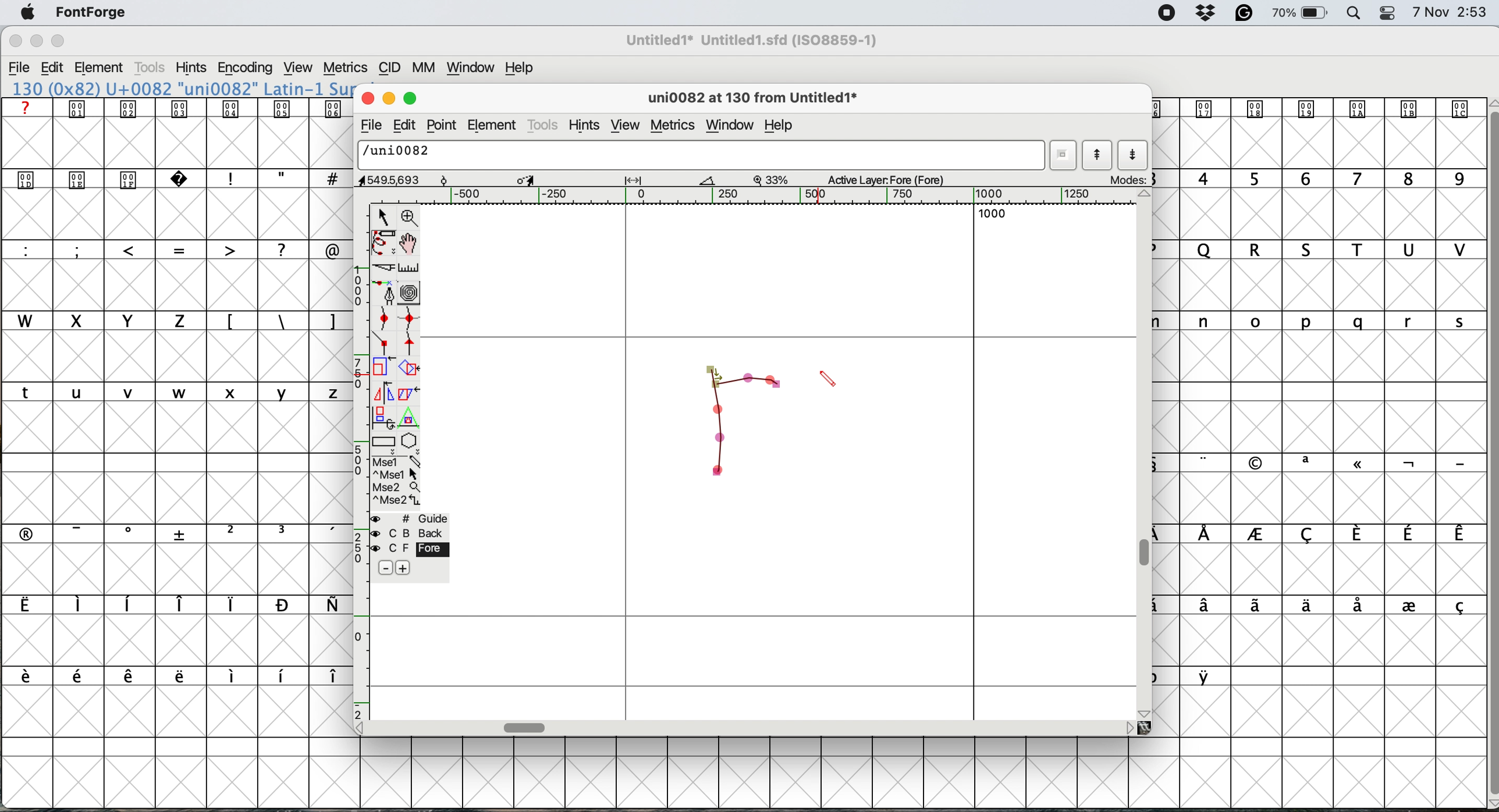 Image resolution: width=1499 pixels, height=812 pixels. What do you see at coordinates (57, 40) in the screenshot?
I see `maximise` at bounding box center [57, 40].